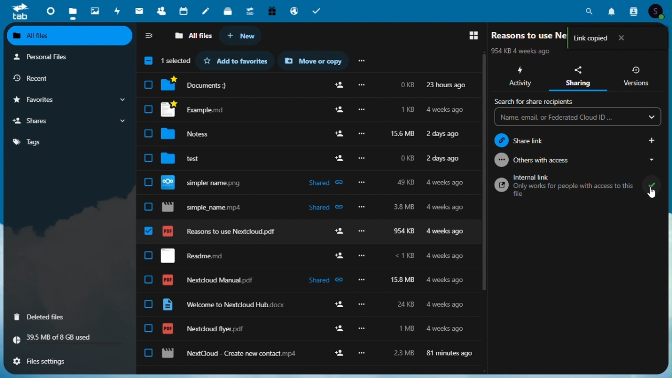 The width and height of the screenshot is (672, 378). I want to click on all files, so click(194, 36).